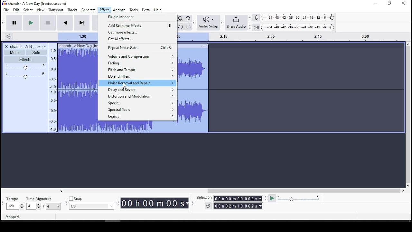 The width and height of the screenshot is (412, 232). Describe the element at coordinates (91, 203) in the screenshot. I see `snap` at that location.